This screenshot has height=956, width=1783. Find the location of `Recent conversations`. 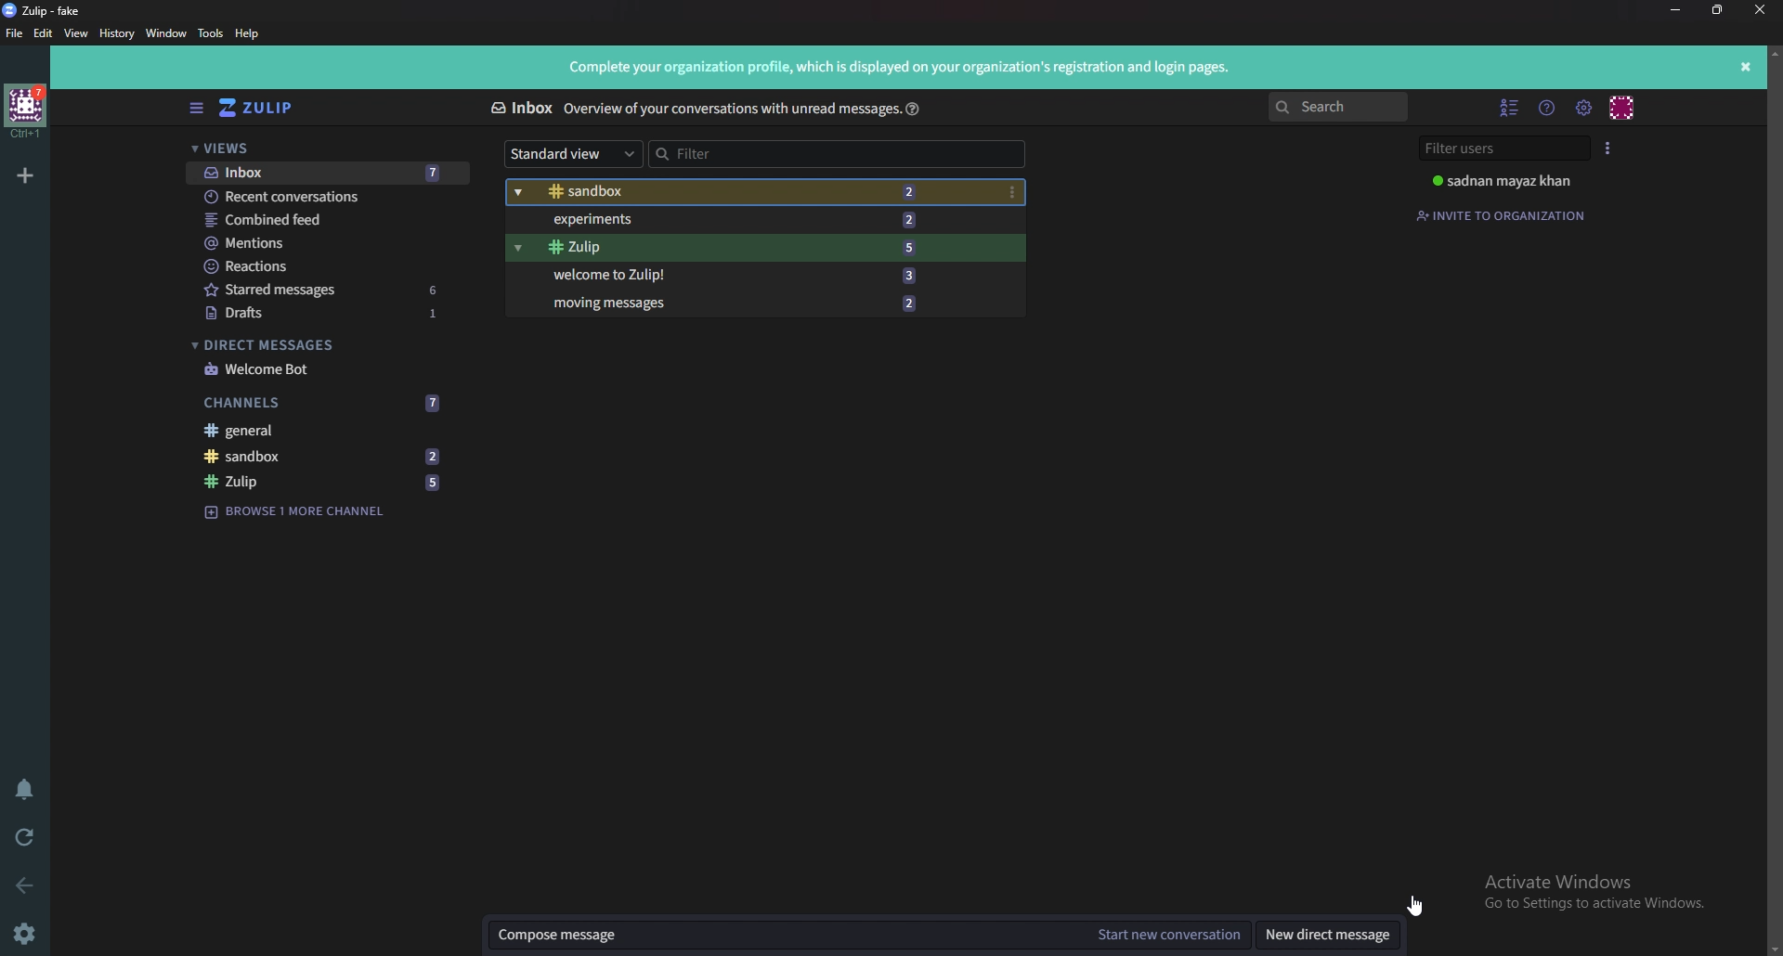

Recent conversations is located at coordinates (327, 199).